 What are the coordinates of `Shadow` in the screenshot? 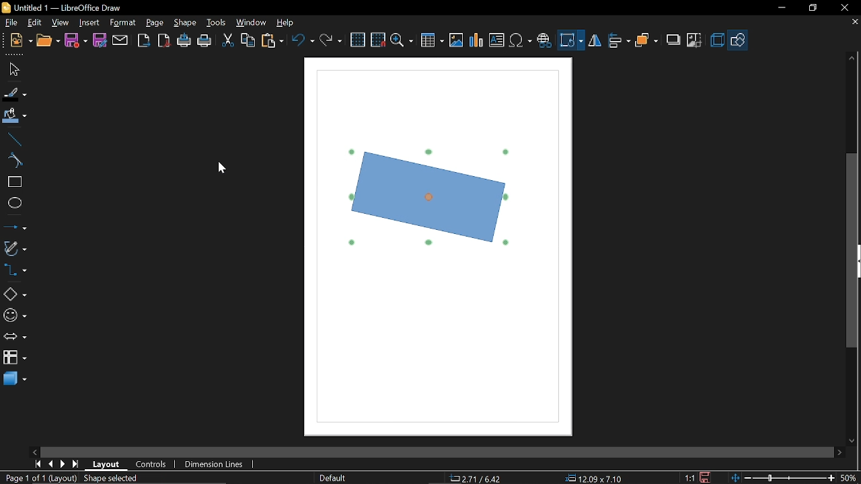 It's located at (671, 40).